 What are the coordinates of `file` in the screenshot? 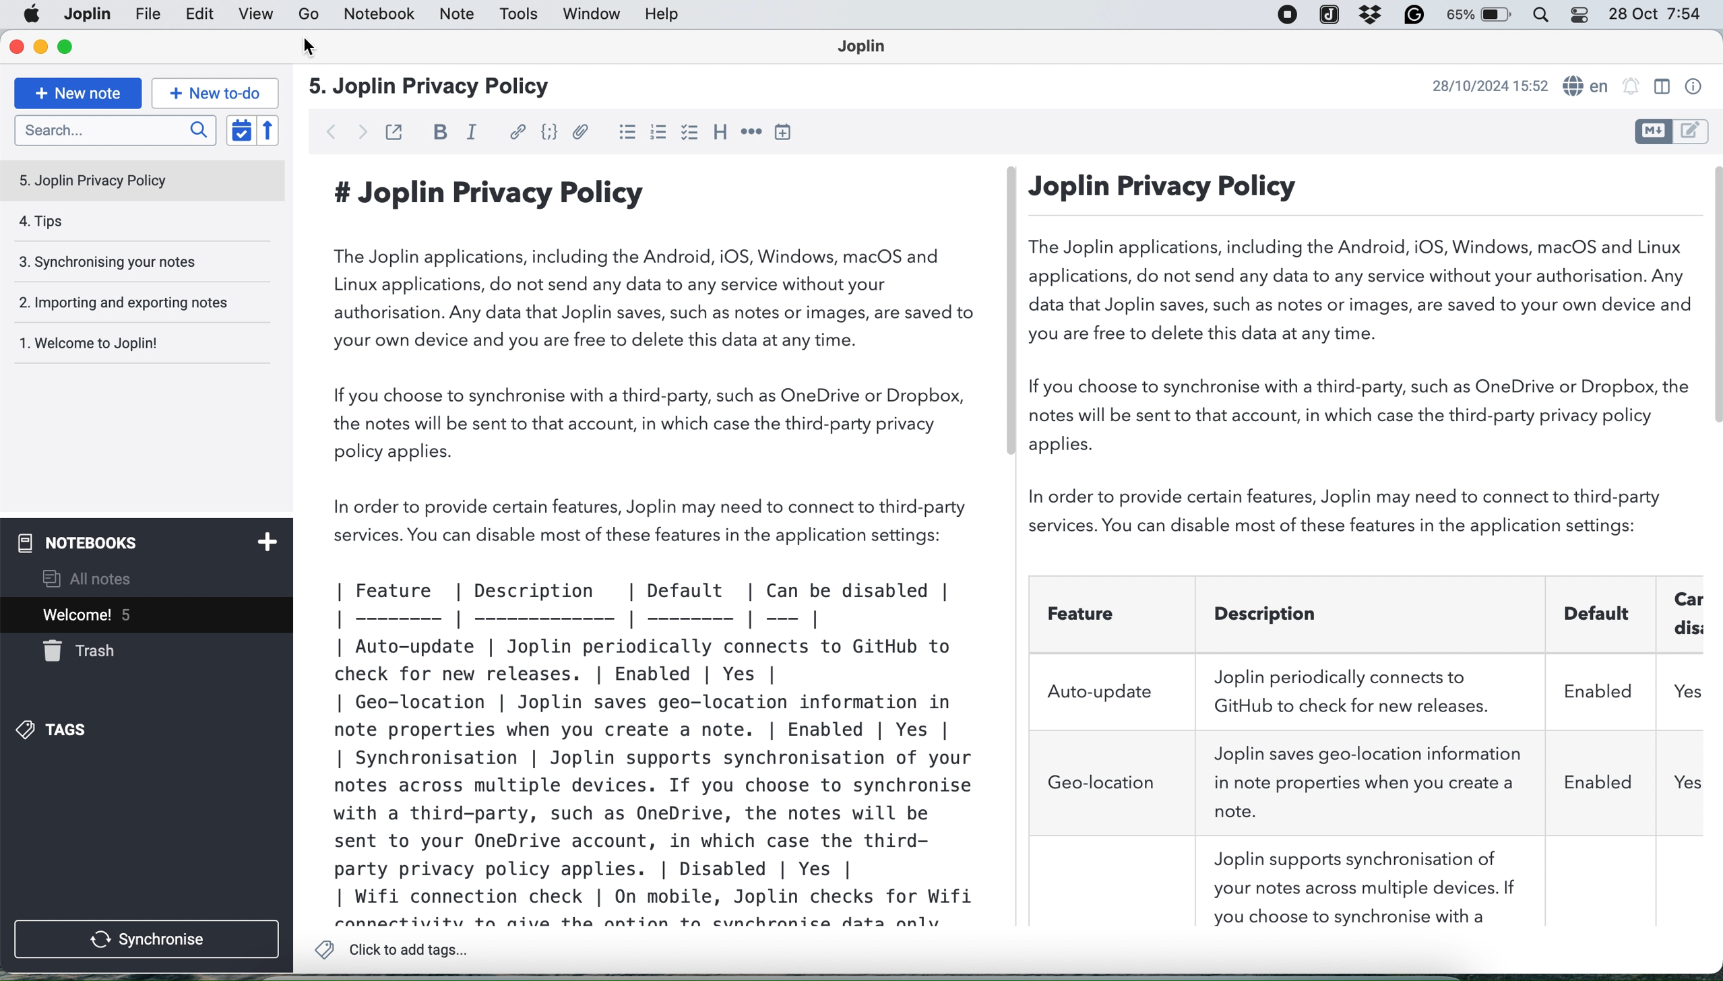 It's located at (86, 14).